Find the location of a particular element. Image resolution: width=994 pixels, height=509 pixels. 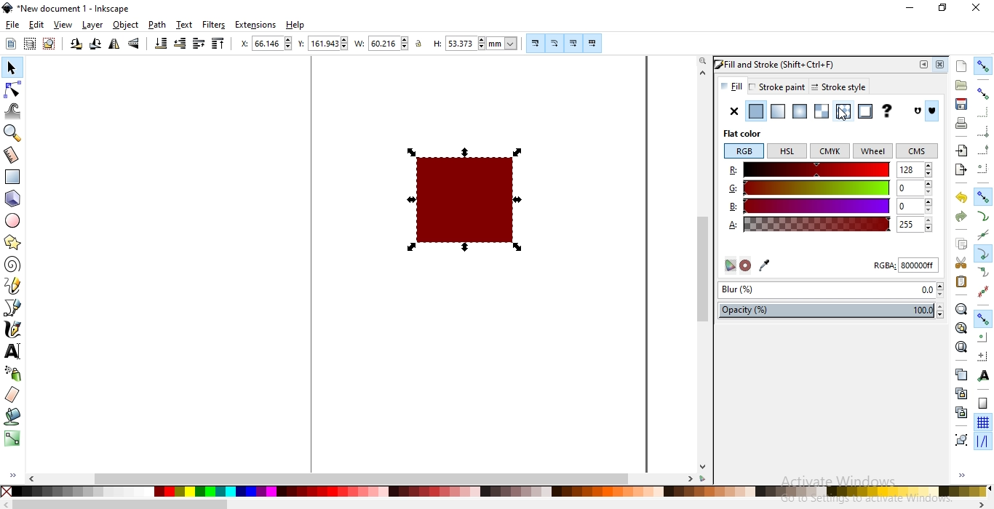

snap to path intersections is located at coordinates (982, 236).